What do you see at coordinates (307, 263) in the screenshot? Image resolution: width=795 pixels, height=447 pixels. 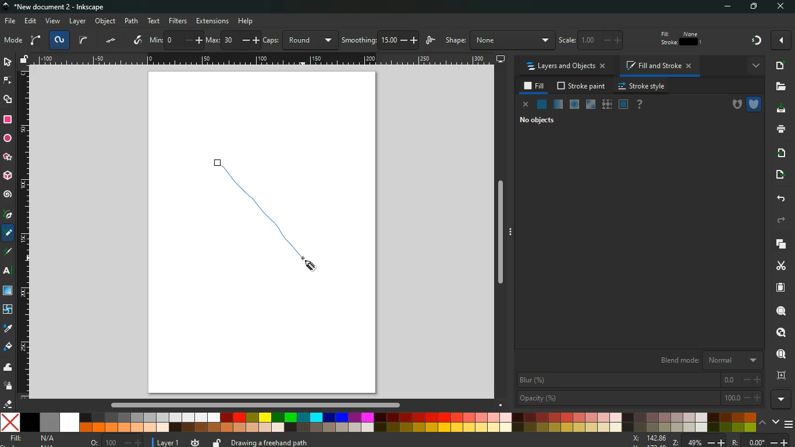 I see `Cursor` at bounding box center [307, 263].